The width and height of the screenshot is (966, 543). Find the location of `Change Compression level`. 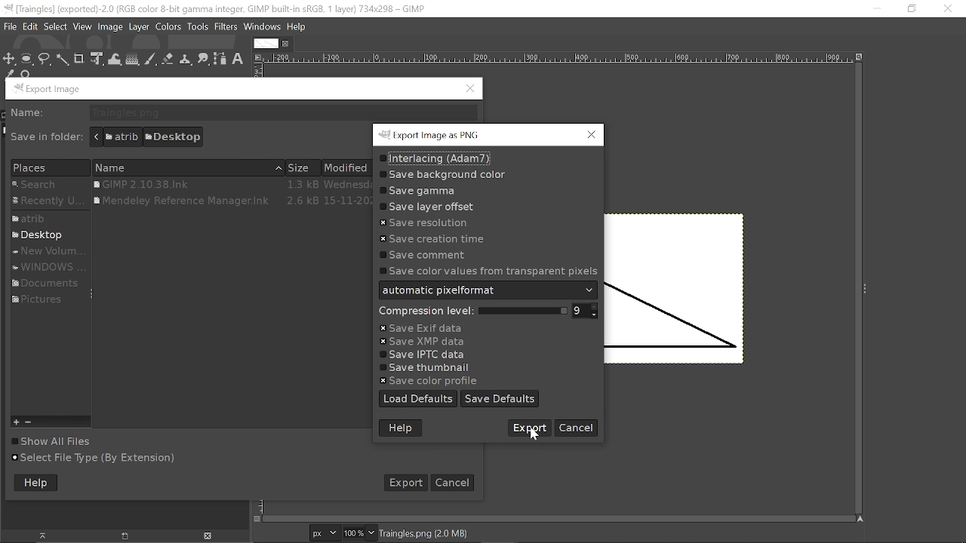

Change Compression level is located at coordinates (470, 311).